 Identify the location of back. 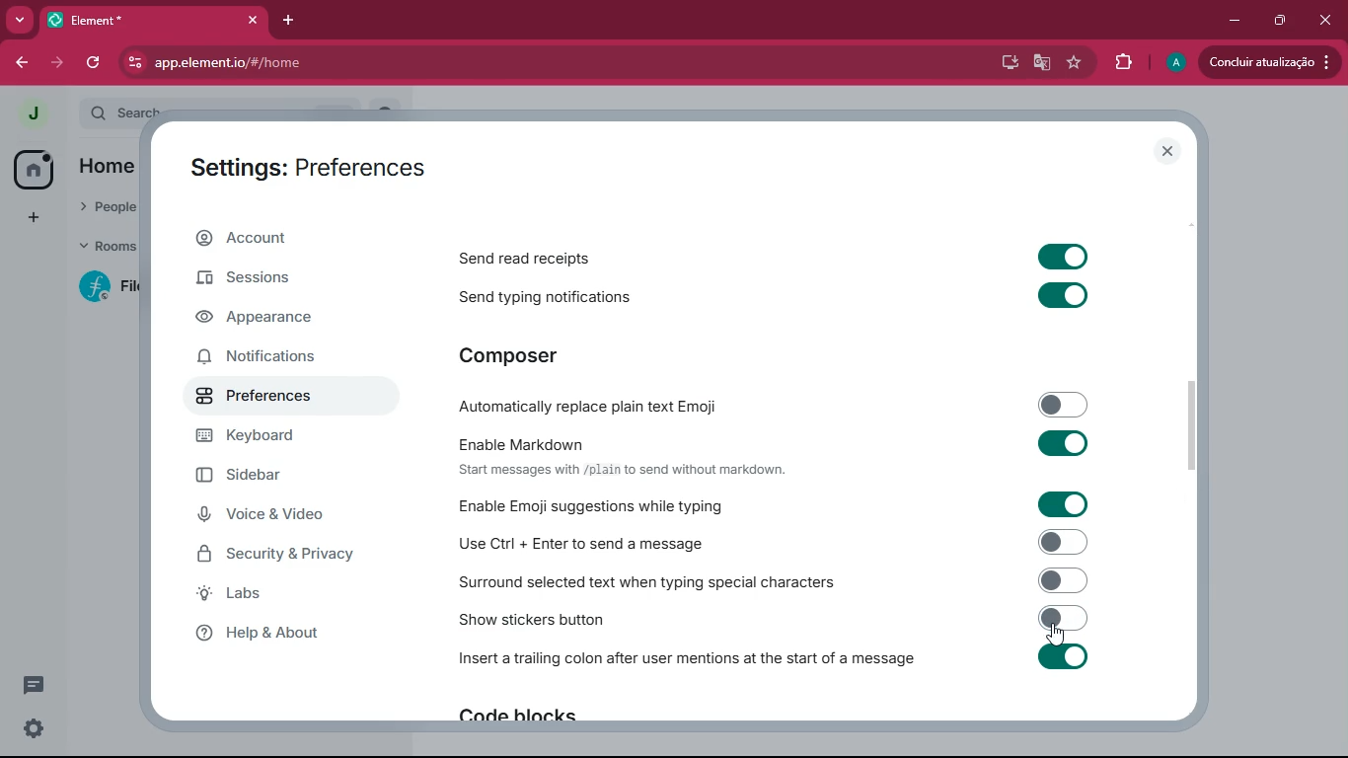
(25, 63).